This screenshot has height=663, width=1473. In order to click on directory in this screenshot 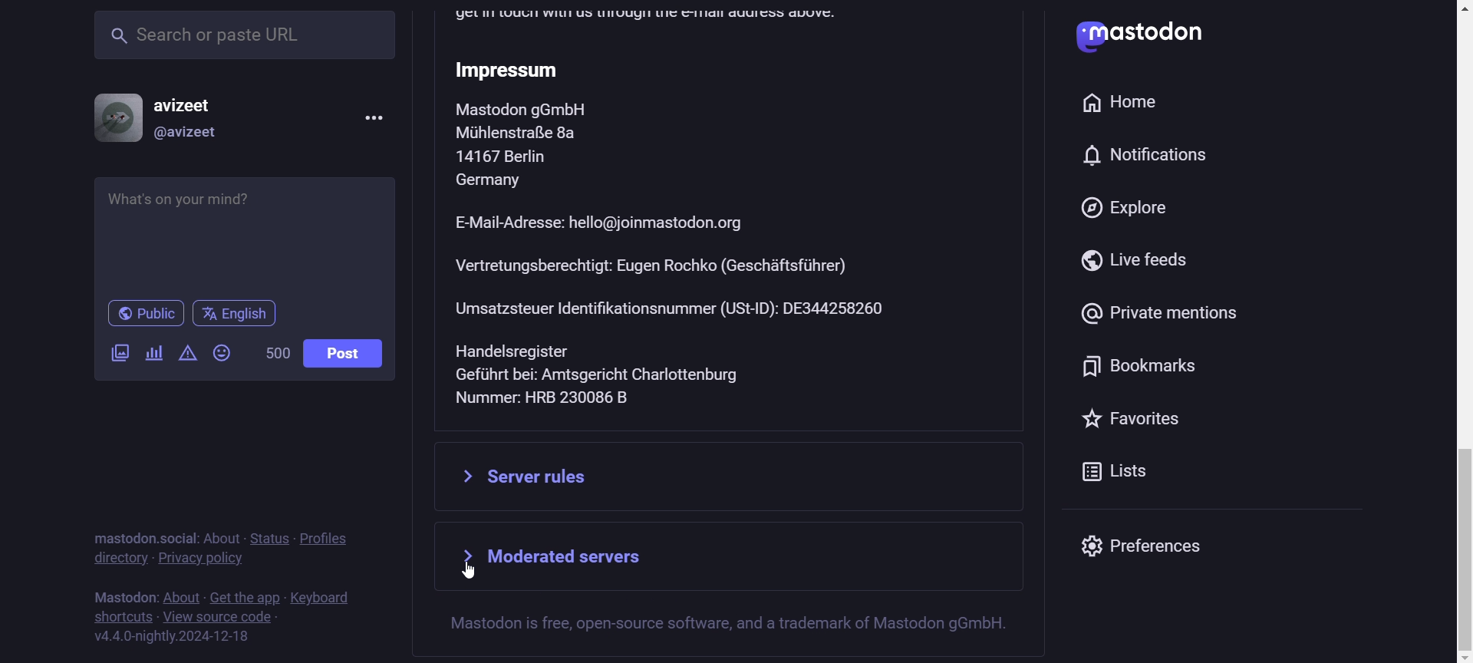, I will do `click(119, 559)`.